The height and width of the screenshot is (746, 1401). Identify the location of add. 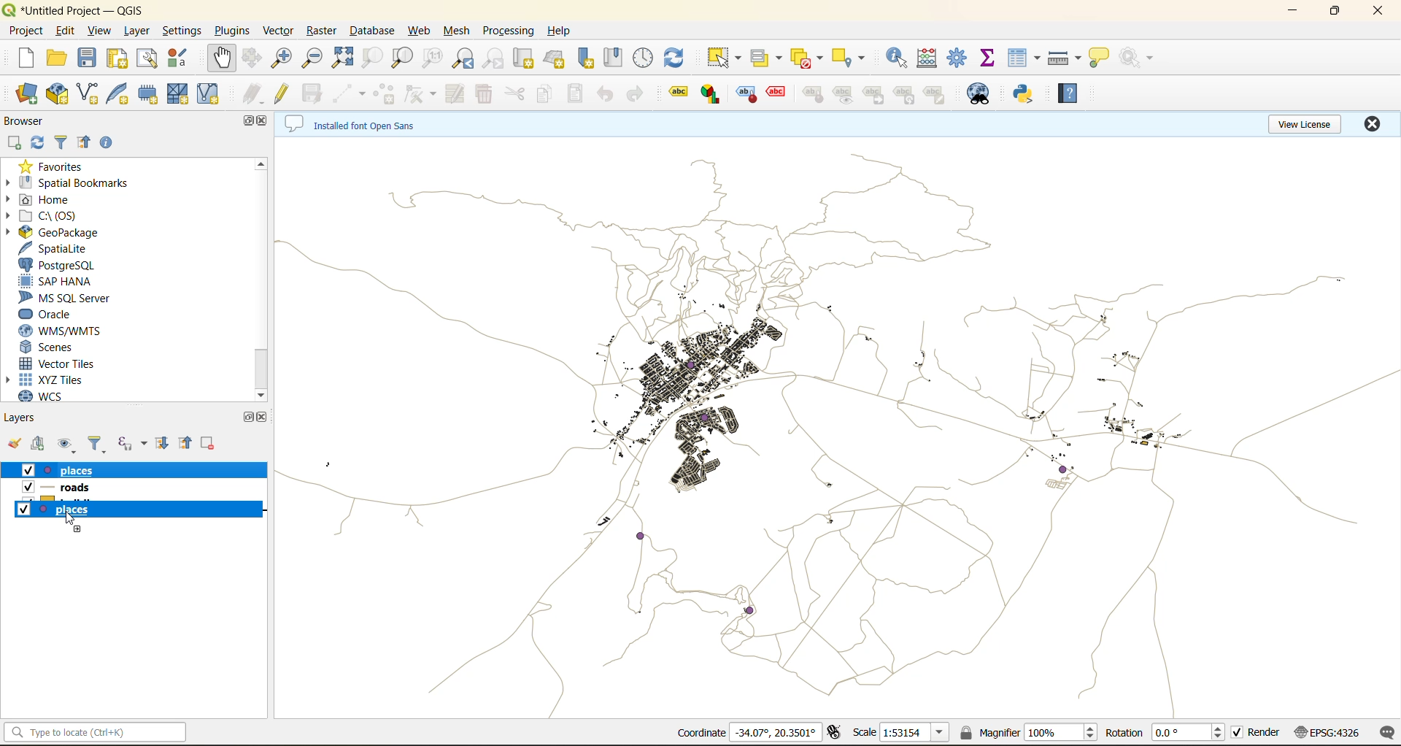
(39, 443).